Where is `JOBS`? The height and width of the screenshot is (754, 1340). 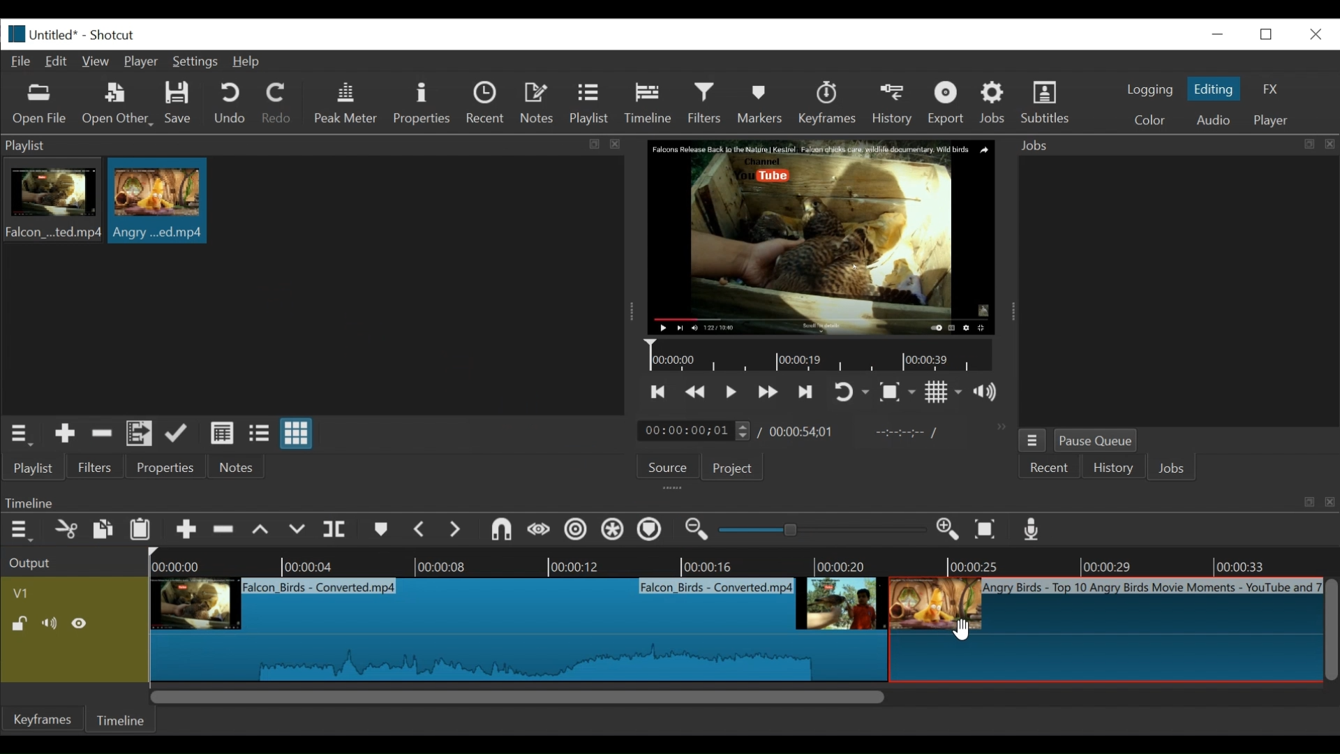 JOBS is located at coordinates (1173, 470).